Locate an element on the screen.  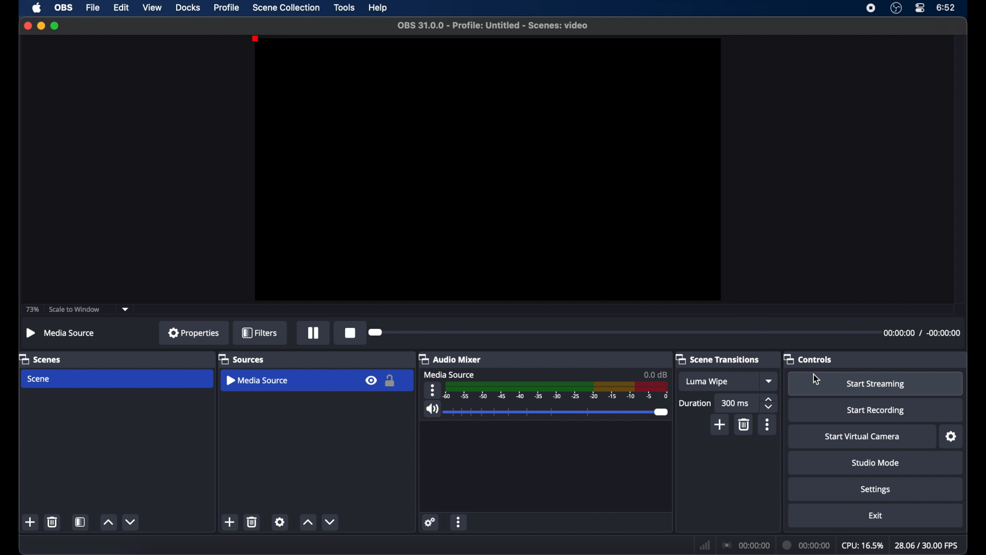
0.0 is located at coordinates (656, 374).